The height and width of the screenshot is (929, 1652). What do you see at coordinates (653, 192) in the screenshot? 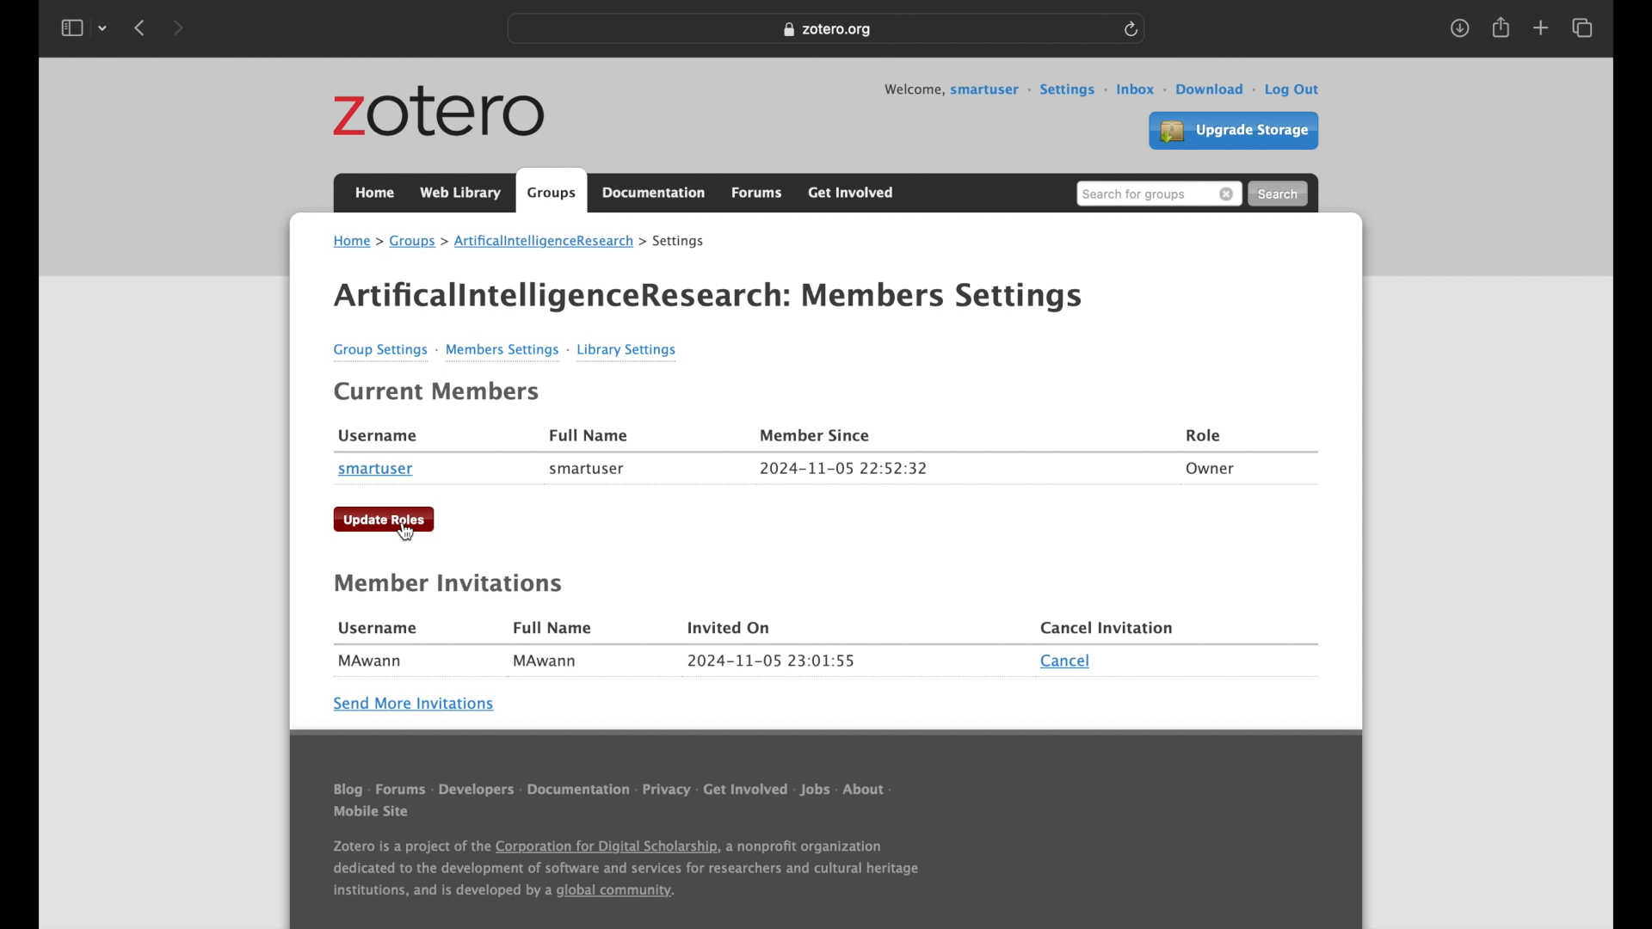
I see `documentation` at bounding box center [653, 192].